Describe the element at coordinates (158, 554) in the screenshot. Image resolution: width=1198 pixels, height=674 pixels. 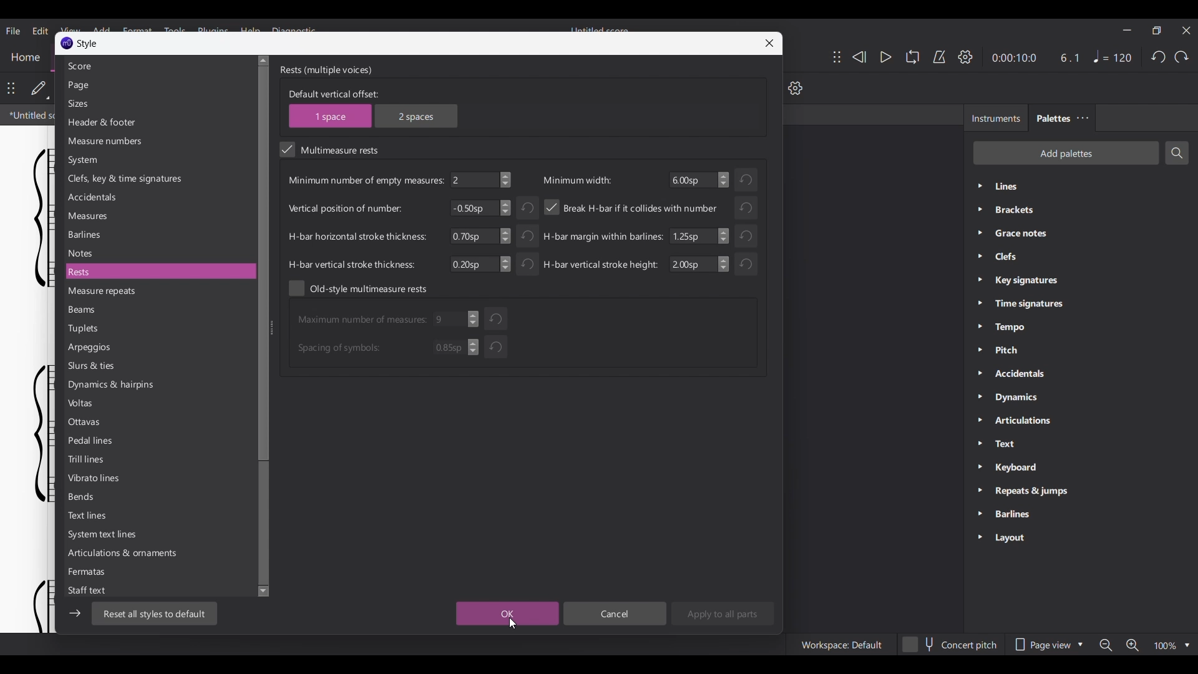
I see `Articulations and ornaments` at that location.